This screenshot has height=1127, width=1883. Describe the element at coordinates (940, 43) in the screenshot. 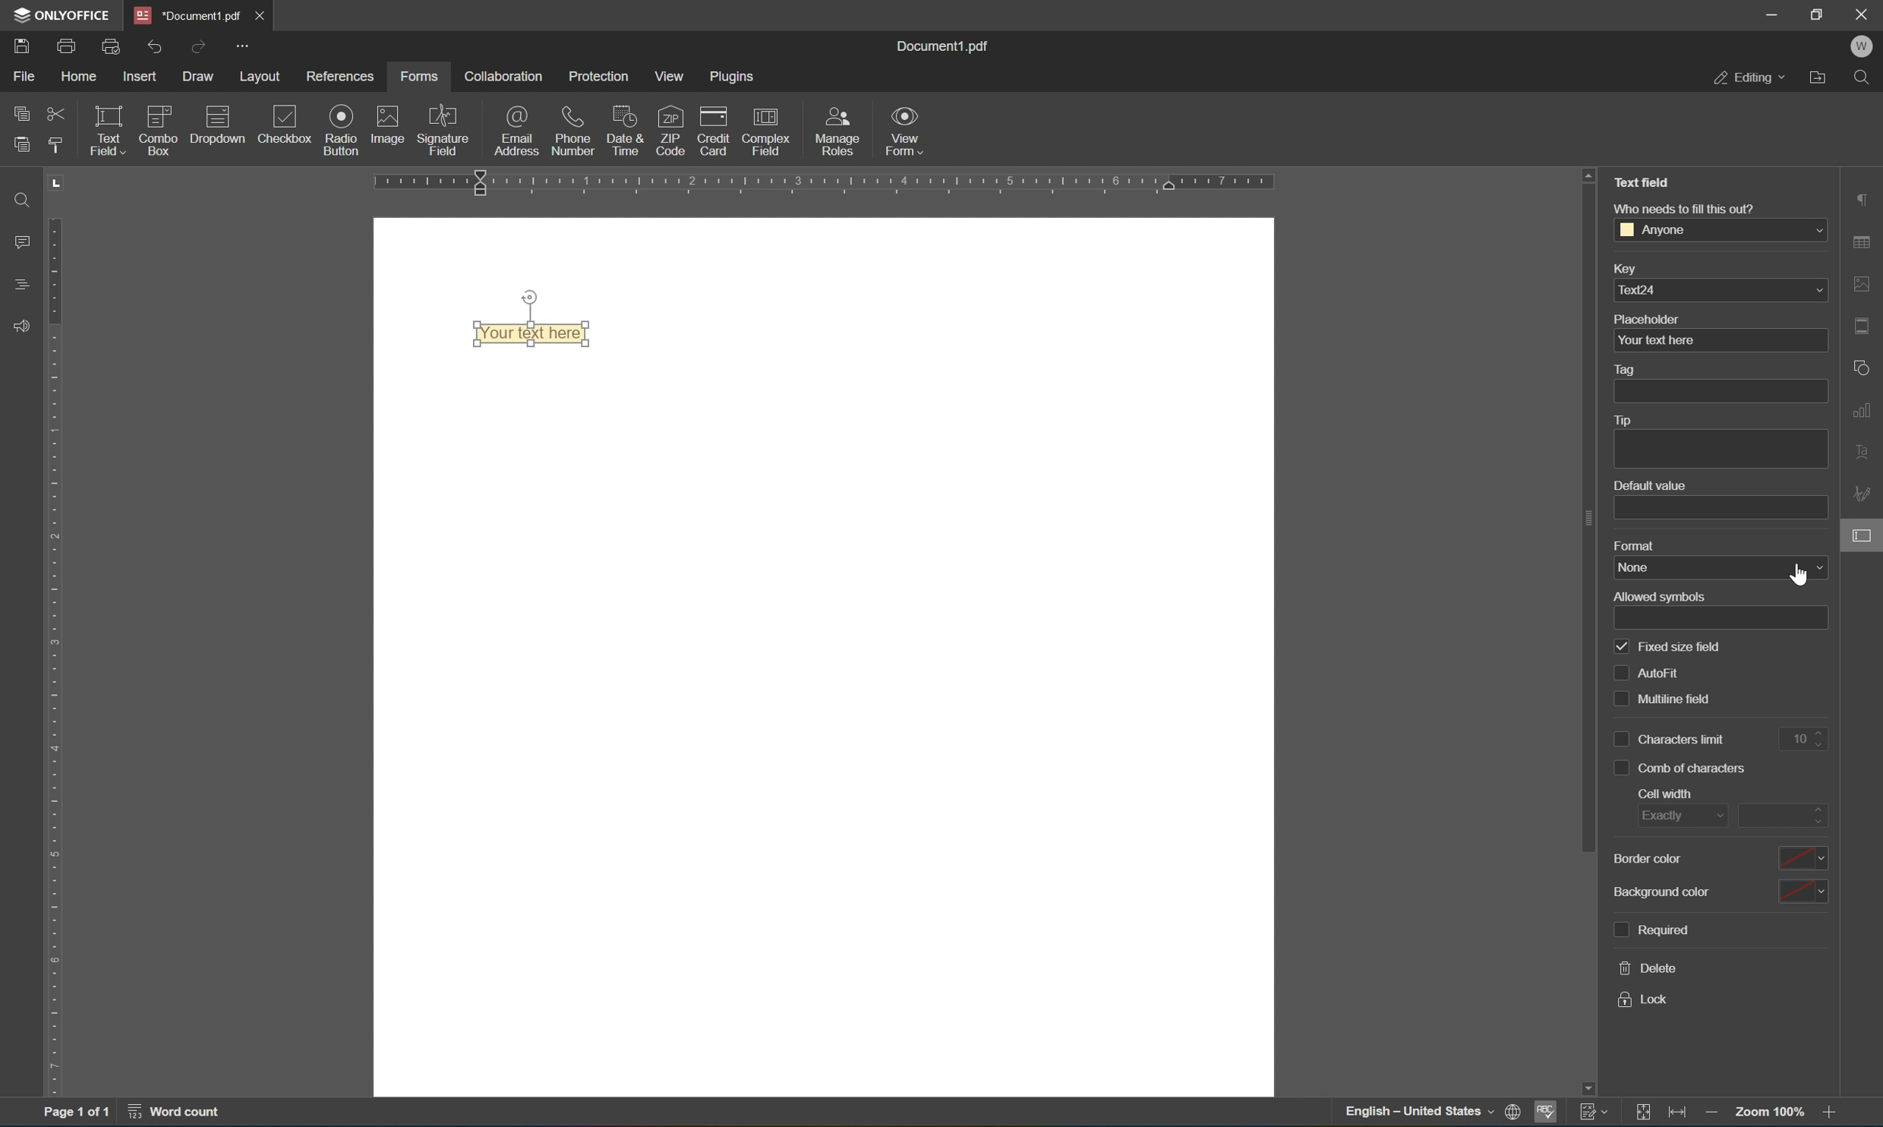

I see `document1.pdf` at that location.